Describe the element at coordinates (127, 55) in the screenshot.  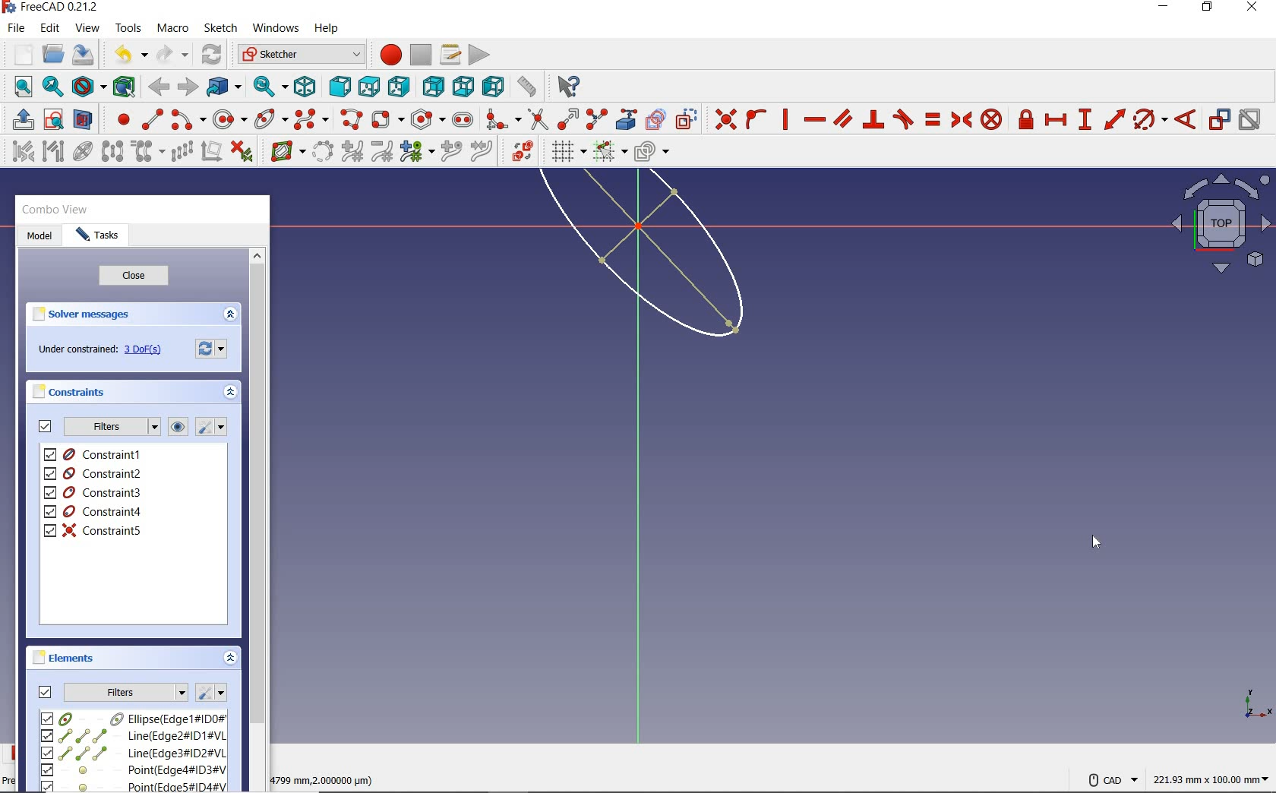
I see `undo` at that location.